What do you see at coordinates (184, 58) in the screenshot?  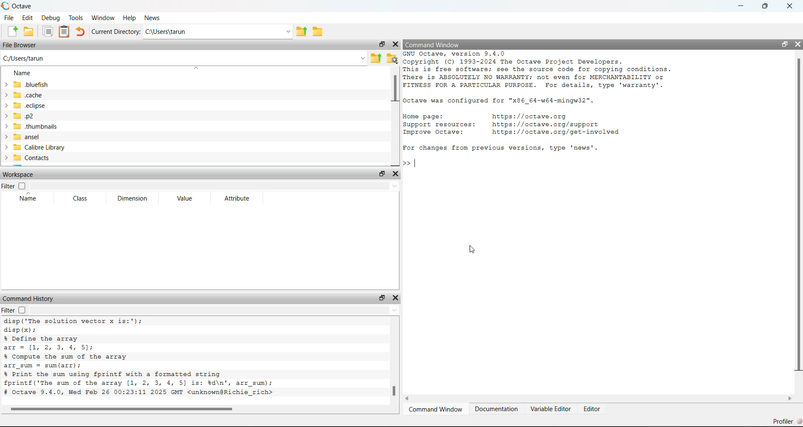 I see `C:/Users/tarun ` at bounding box center [184, 58].